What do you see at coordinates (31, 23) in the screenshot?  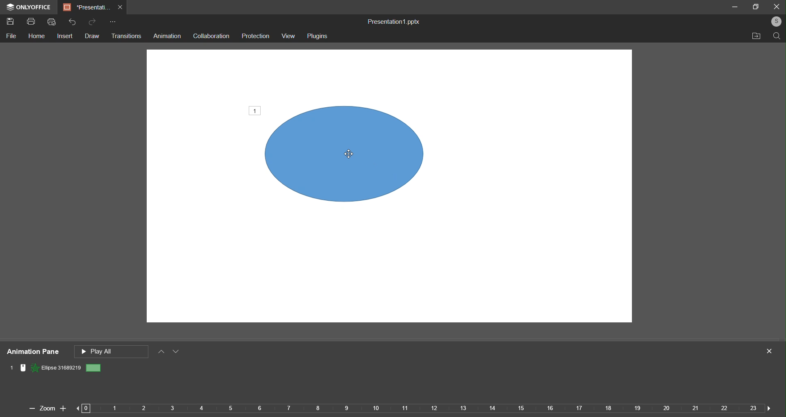 I see `Print` at bounding box center [31, 23].